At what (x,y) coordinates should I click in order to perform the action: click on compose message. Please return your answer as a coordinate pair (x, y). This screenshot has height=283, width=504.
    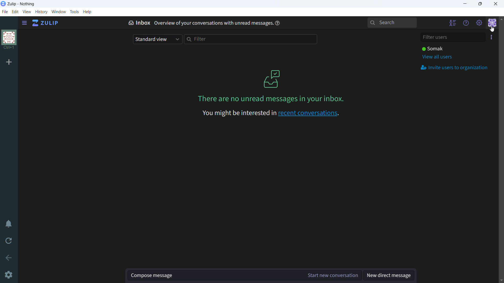
    Looking at the image, I should click on (216, 276).